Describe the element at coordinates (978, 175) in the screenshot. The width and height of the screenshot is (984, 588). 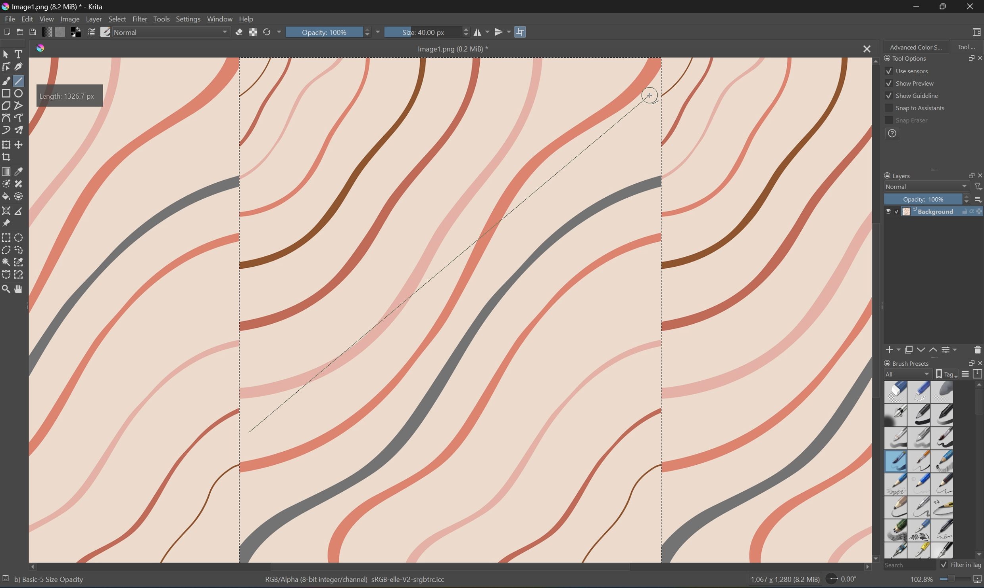
I see `Close` at that location.